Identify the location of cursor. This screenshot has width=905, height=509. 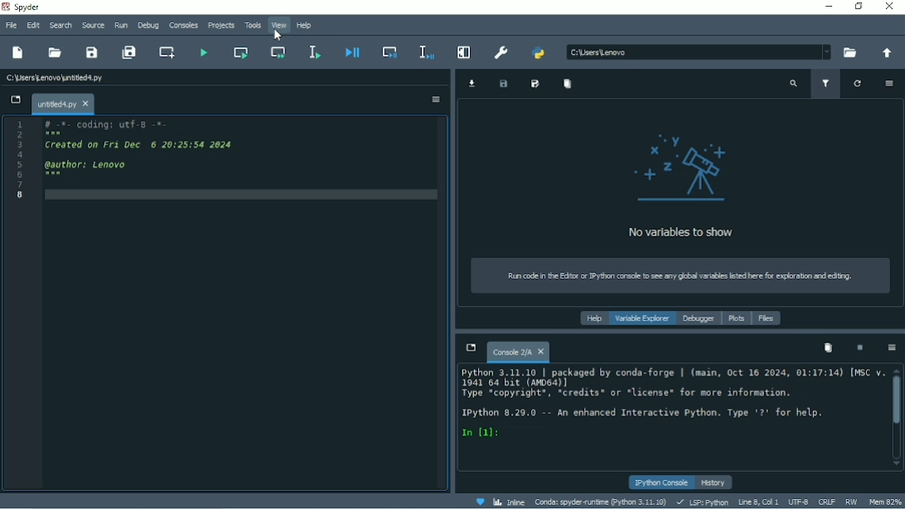
(279, 34).